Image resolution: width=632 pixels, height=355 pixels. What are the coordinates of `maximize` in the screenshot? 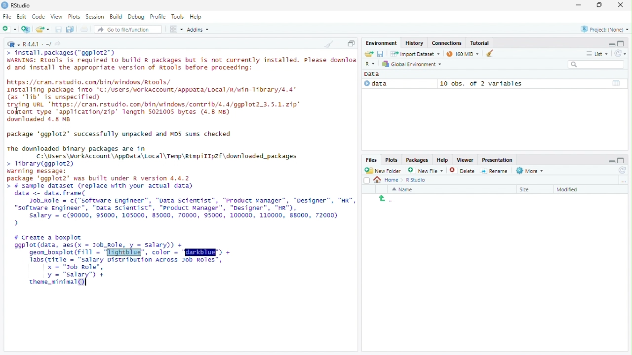 It's located at (623, 160).